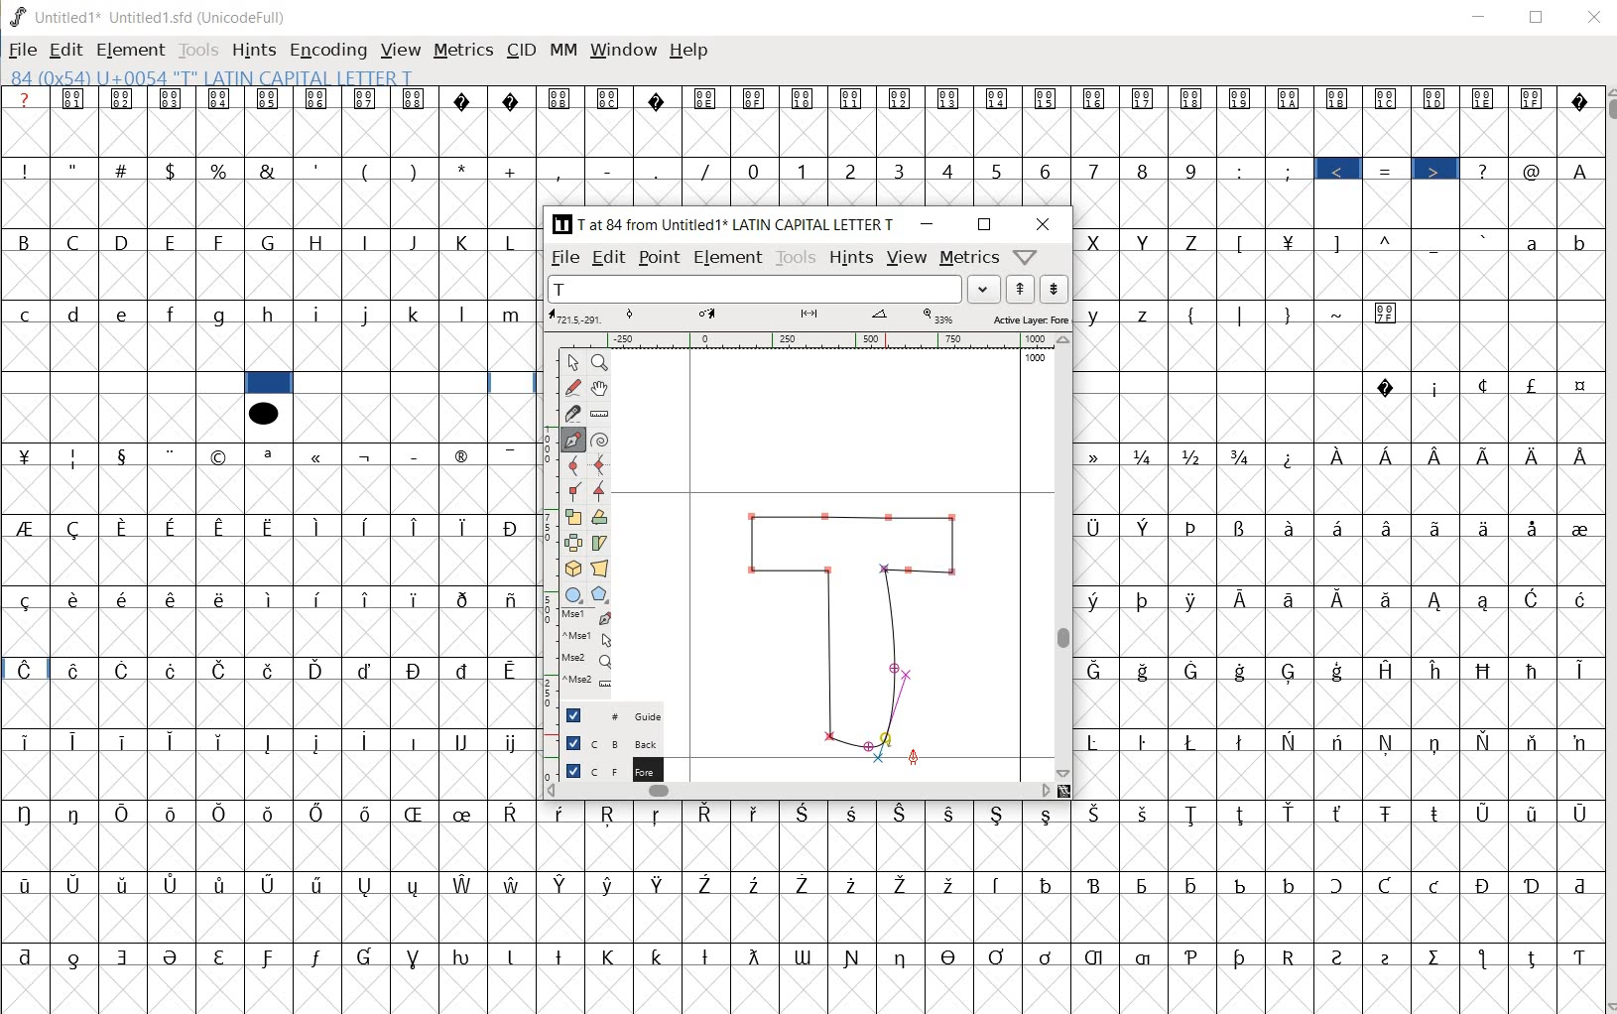  Describe the element at coordinates (588, 618) in the screenshot. I see `Mouse left button` at that location.